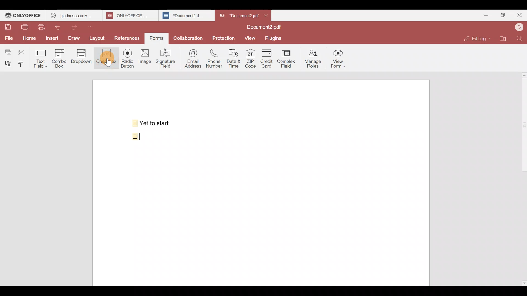 This screenshot has width=527, height=296. What do you see at coordinates (74, 14) in the screenshot?
I see `gladness only` at bounding box center [74, 14].